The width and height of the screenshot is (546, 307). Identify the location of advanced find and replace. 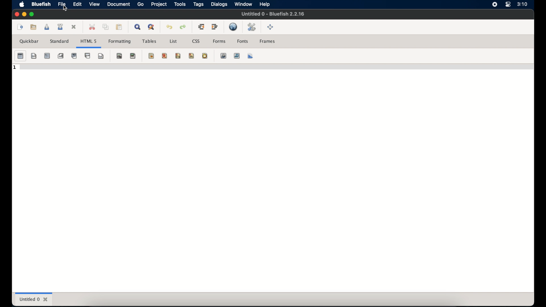
(152, 27).